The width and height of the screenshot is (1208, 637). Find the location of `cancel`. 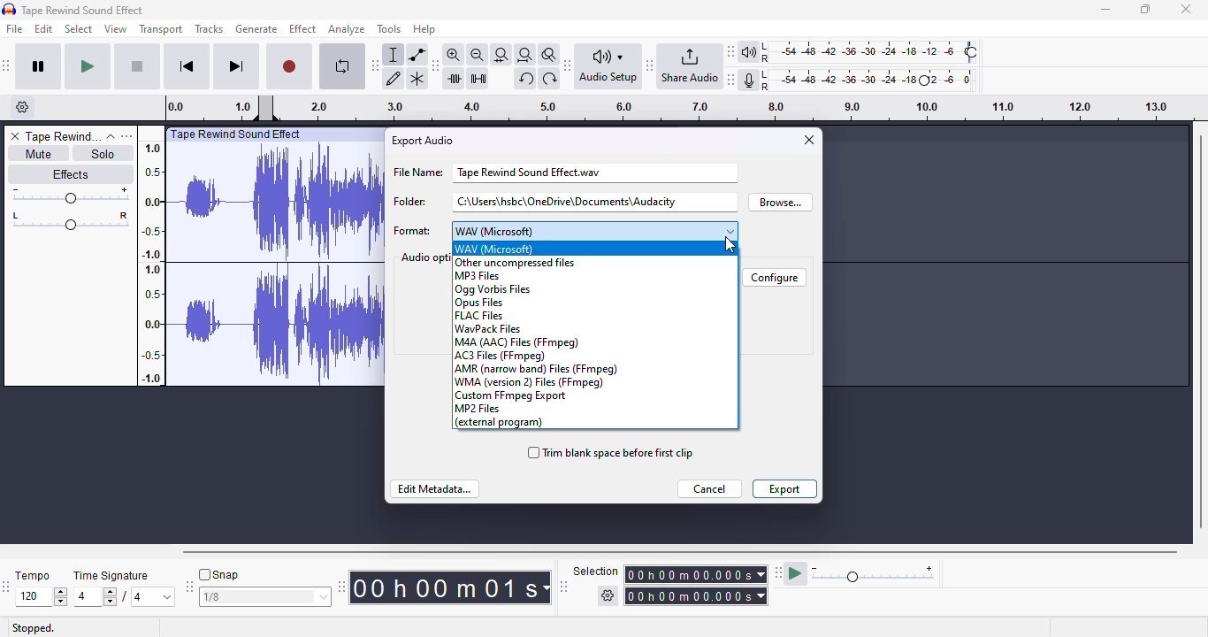

cancel is located at coordinates (711, 489).